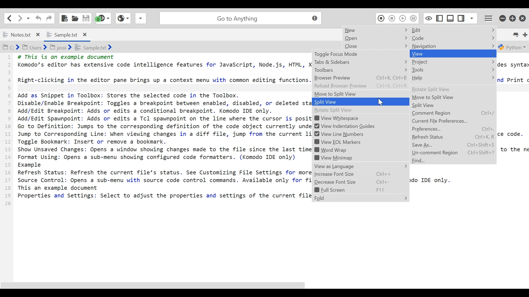 The width and height of the screenshot is (529, 297). Describe the element at coordinates (392, 18) in the screenshot. I see `Stop Recording Macro` at that location.